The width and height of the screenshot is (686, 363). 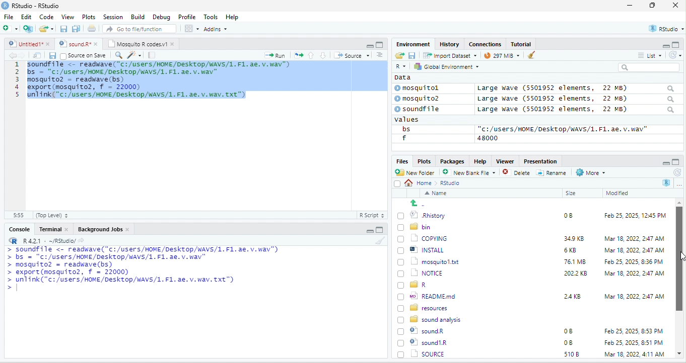 I want to click on Console, so click(x=19, y=228).